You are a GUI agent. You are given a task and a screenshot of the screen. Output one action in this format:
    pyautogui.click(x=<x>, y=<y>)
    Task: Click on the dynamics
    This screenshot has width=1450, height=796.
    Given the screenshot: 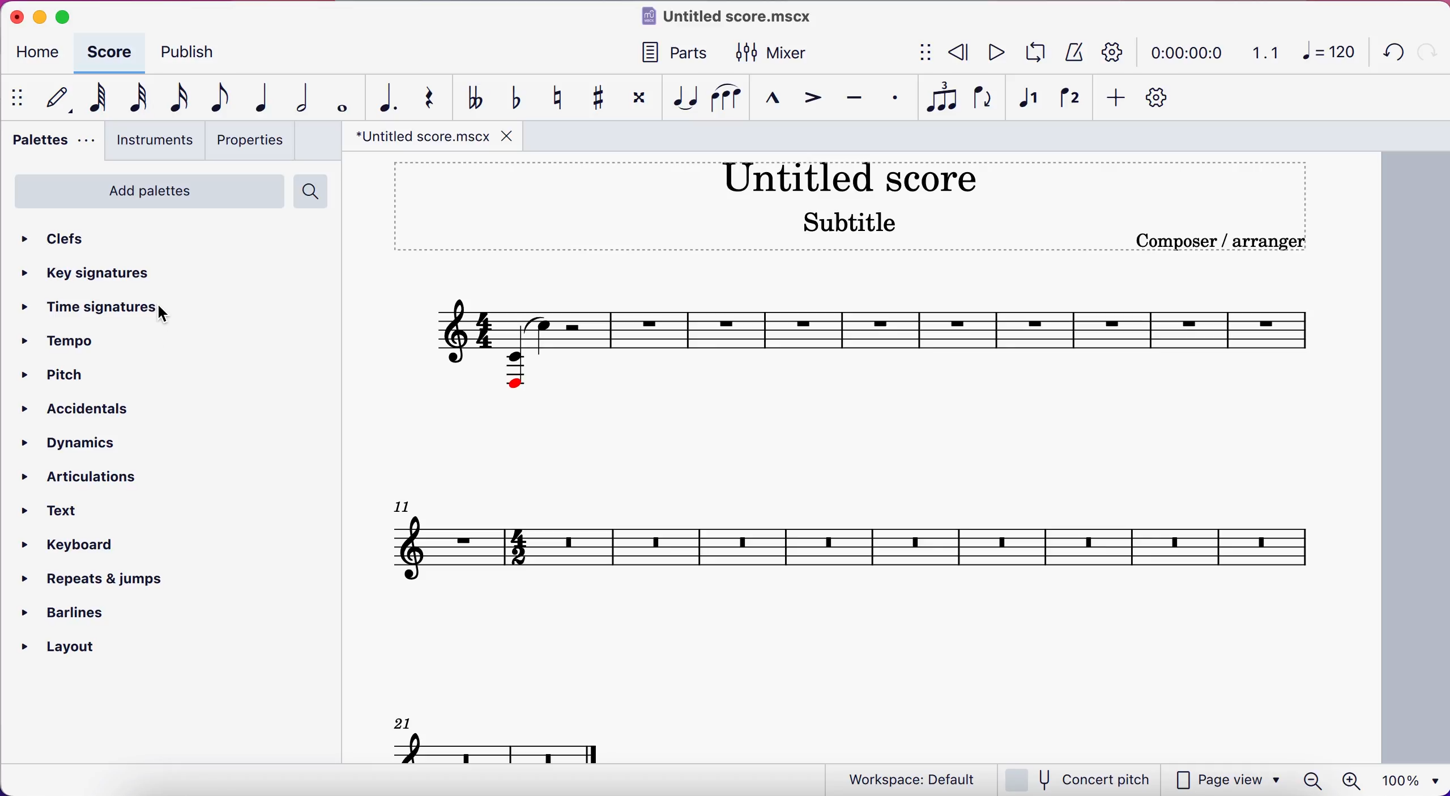 What is the action you would take?
    pyautogui.click(x=74, y=443)
    